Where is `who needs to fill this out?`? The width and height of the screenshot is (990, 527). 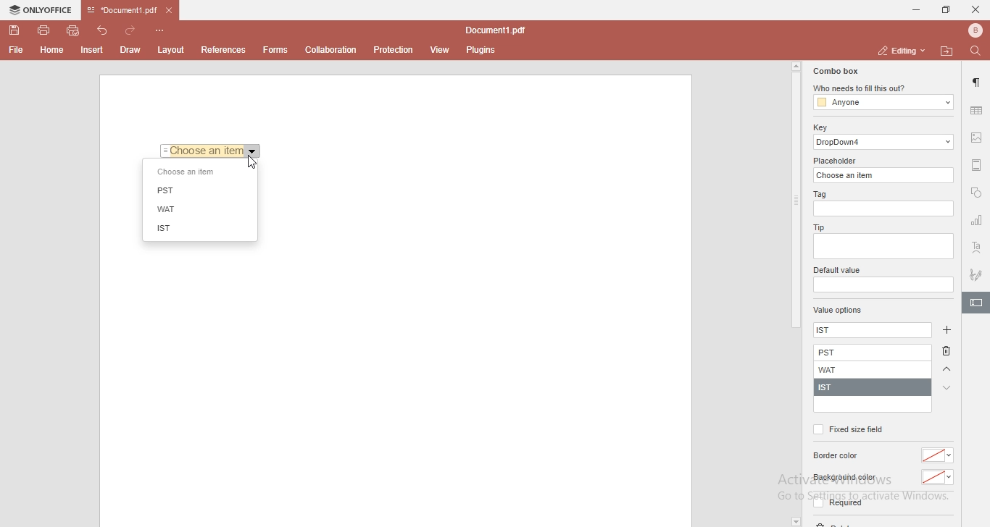 who needs to fill this out? is located at coordinates (881, 89).